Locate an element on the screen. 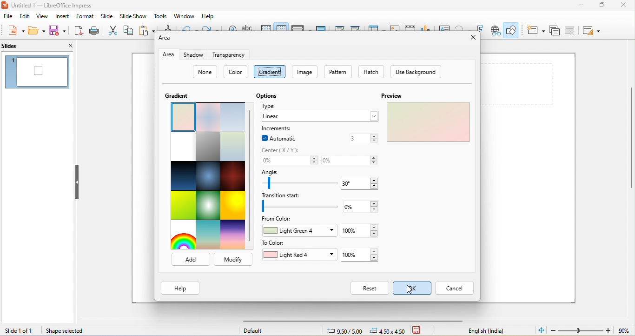  close is located at coordinates (625, 6).